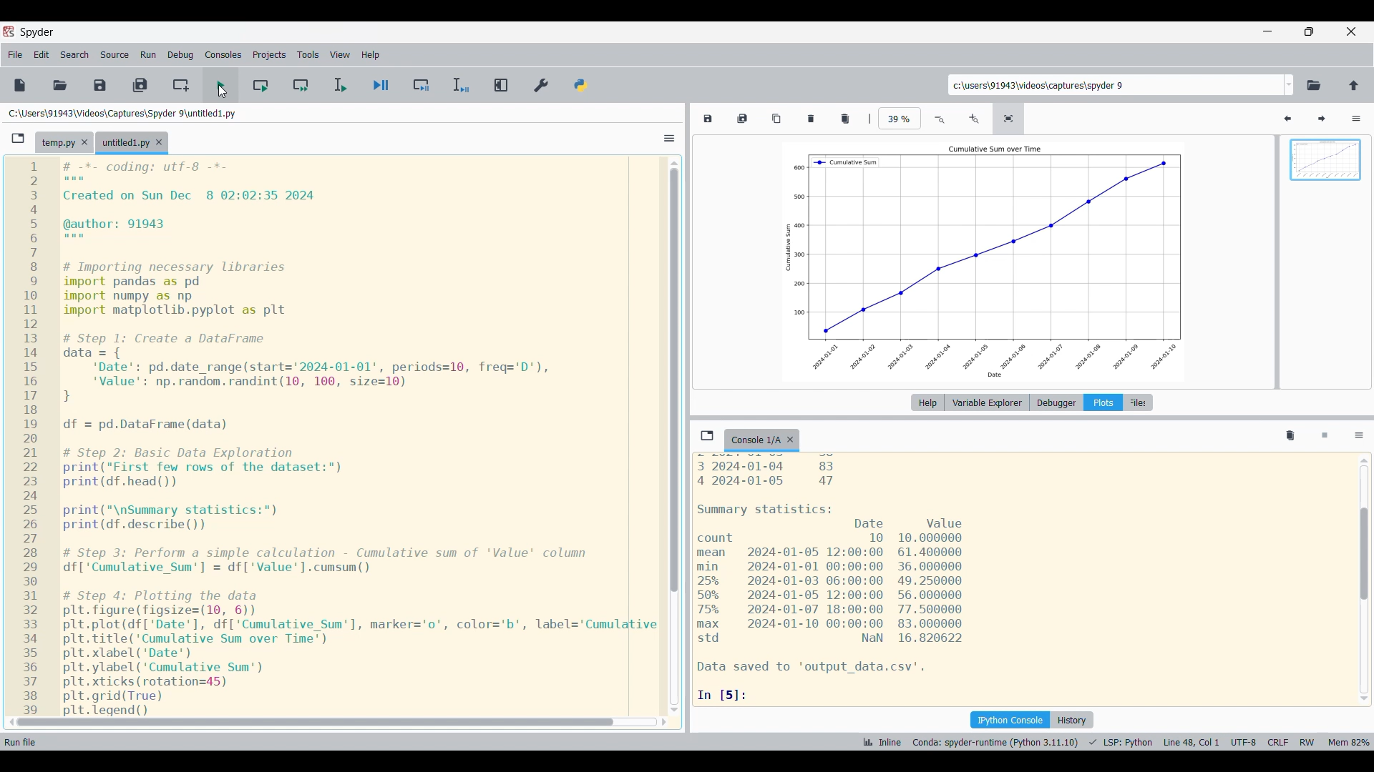  What do you see at coordinates (1267, 32) in the screenshot?
I see `Minimize` at bounding box center [1267, 32].